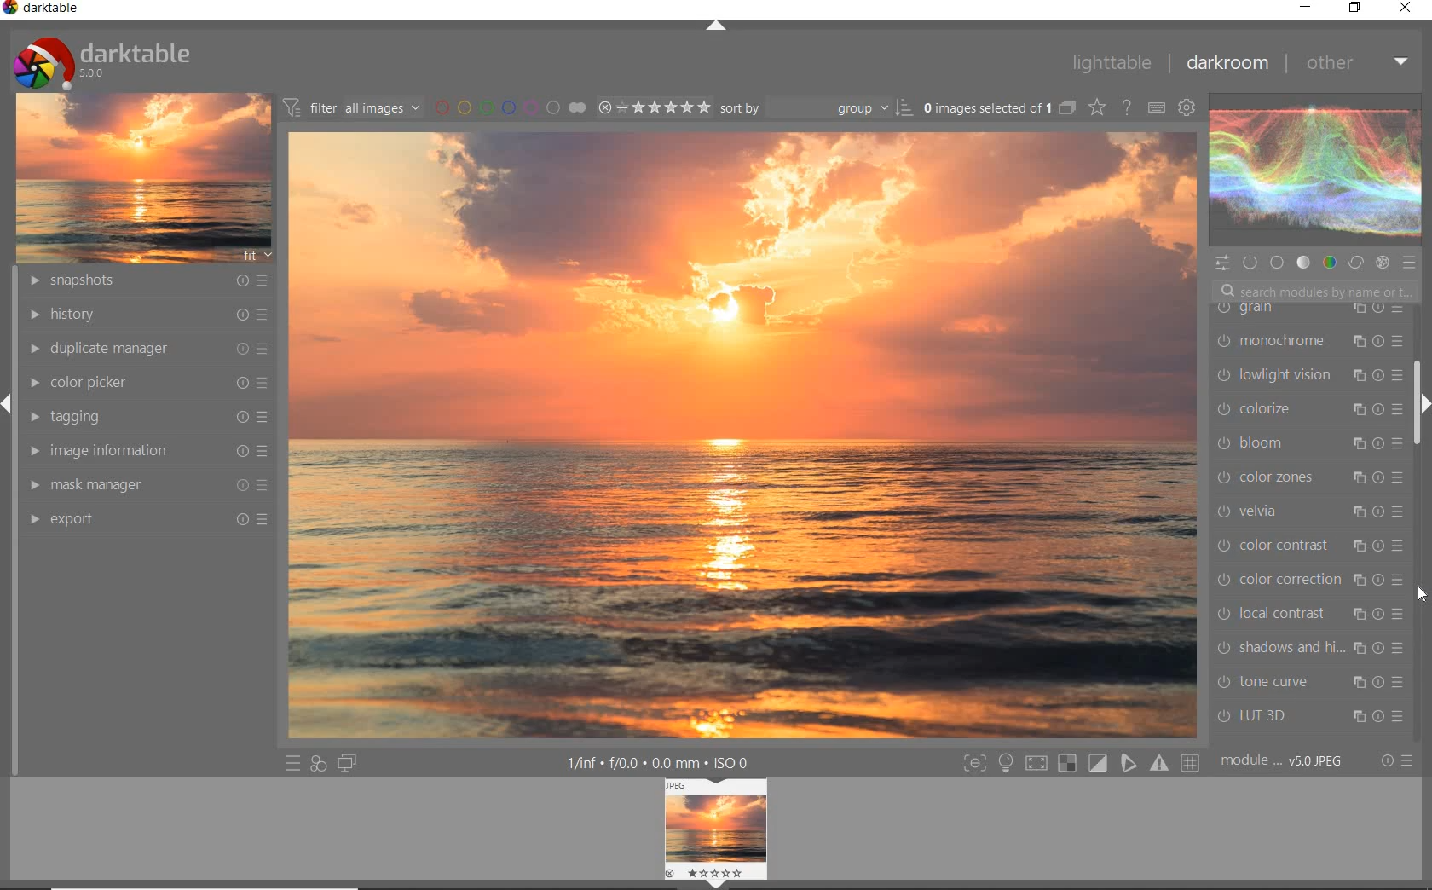  Describe the element at coordinates (152, 381) in the screenshot. I see `COLOR PICKER` at that location.